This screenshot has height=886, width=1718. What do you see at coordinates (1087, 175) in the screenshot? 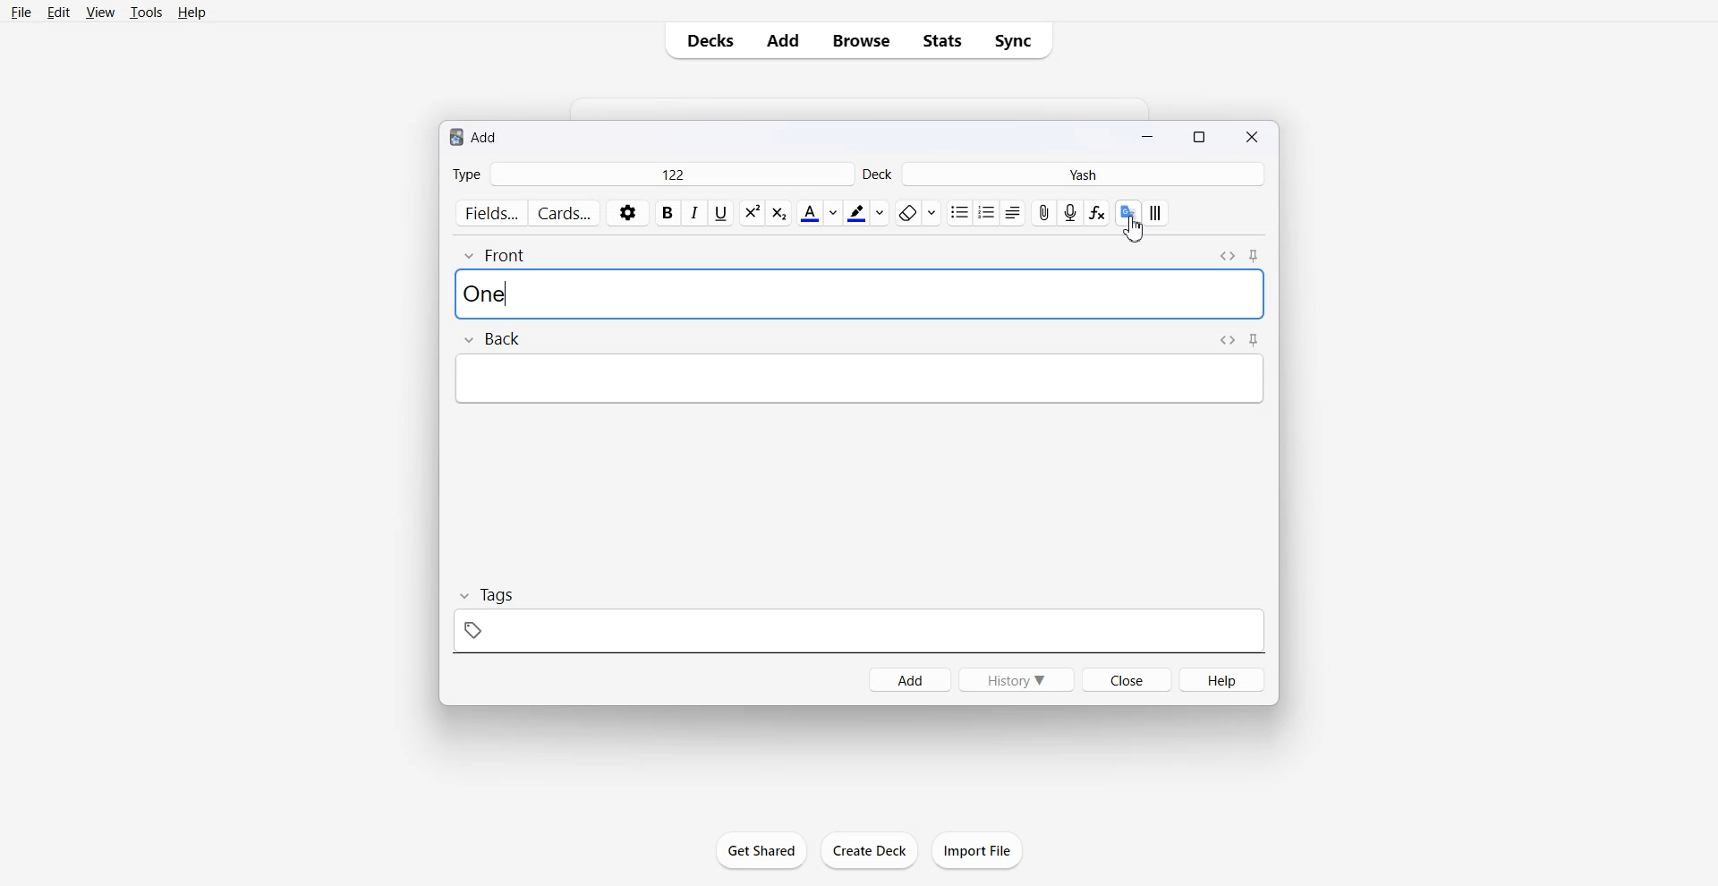
I see `Yash` at bounding box center [1087, 175].